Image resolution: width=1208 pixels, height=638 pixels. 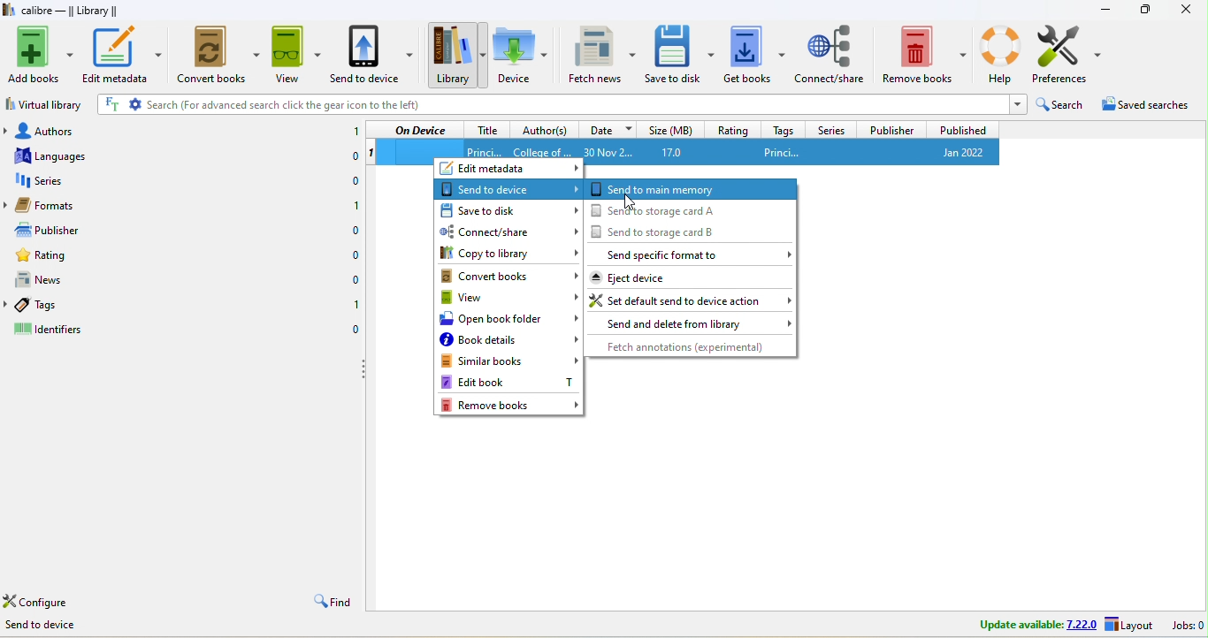 What do you see at coordinates (509, 362) in the screenshot?
I see `similar books` at bounding box center [509, 362].